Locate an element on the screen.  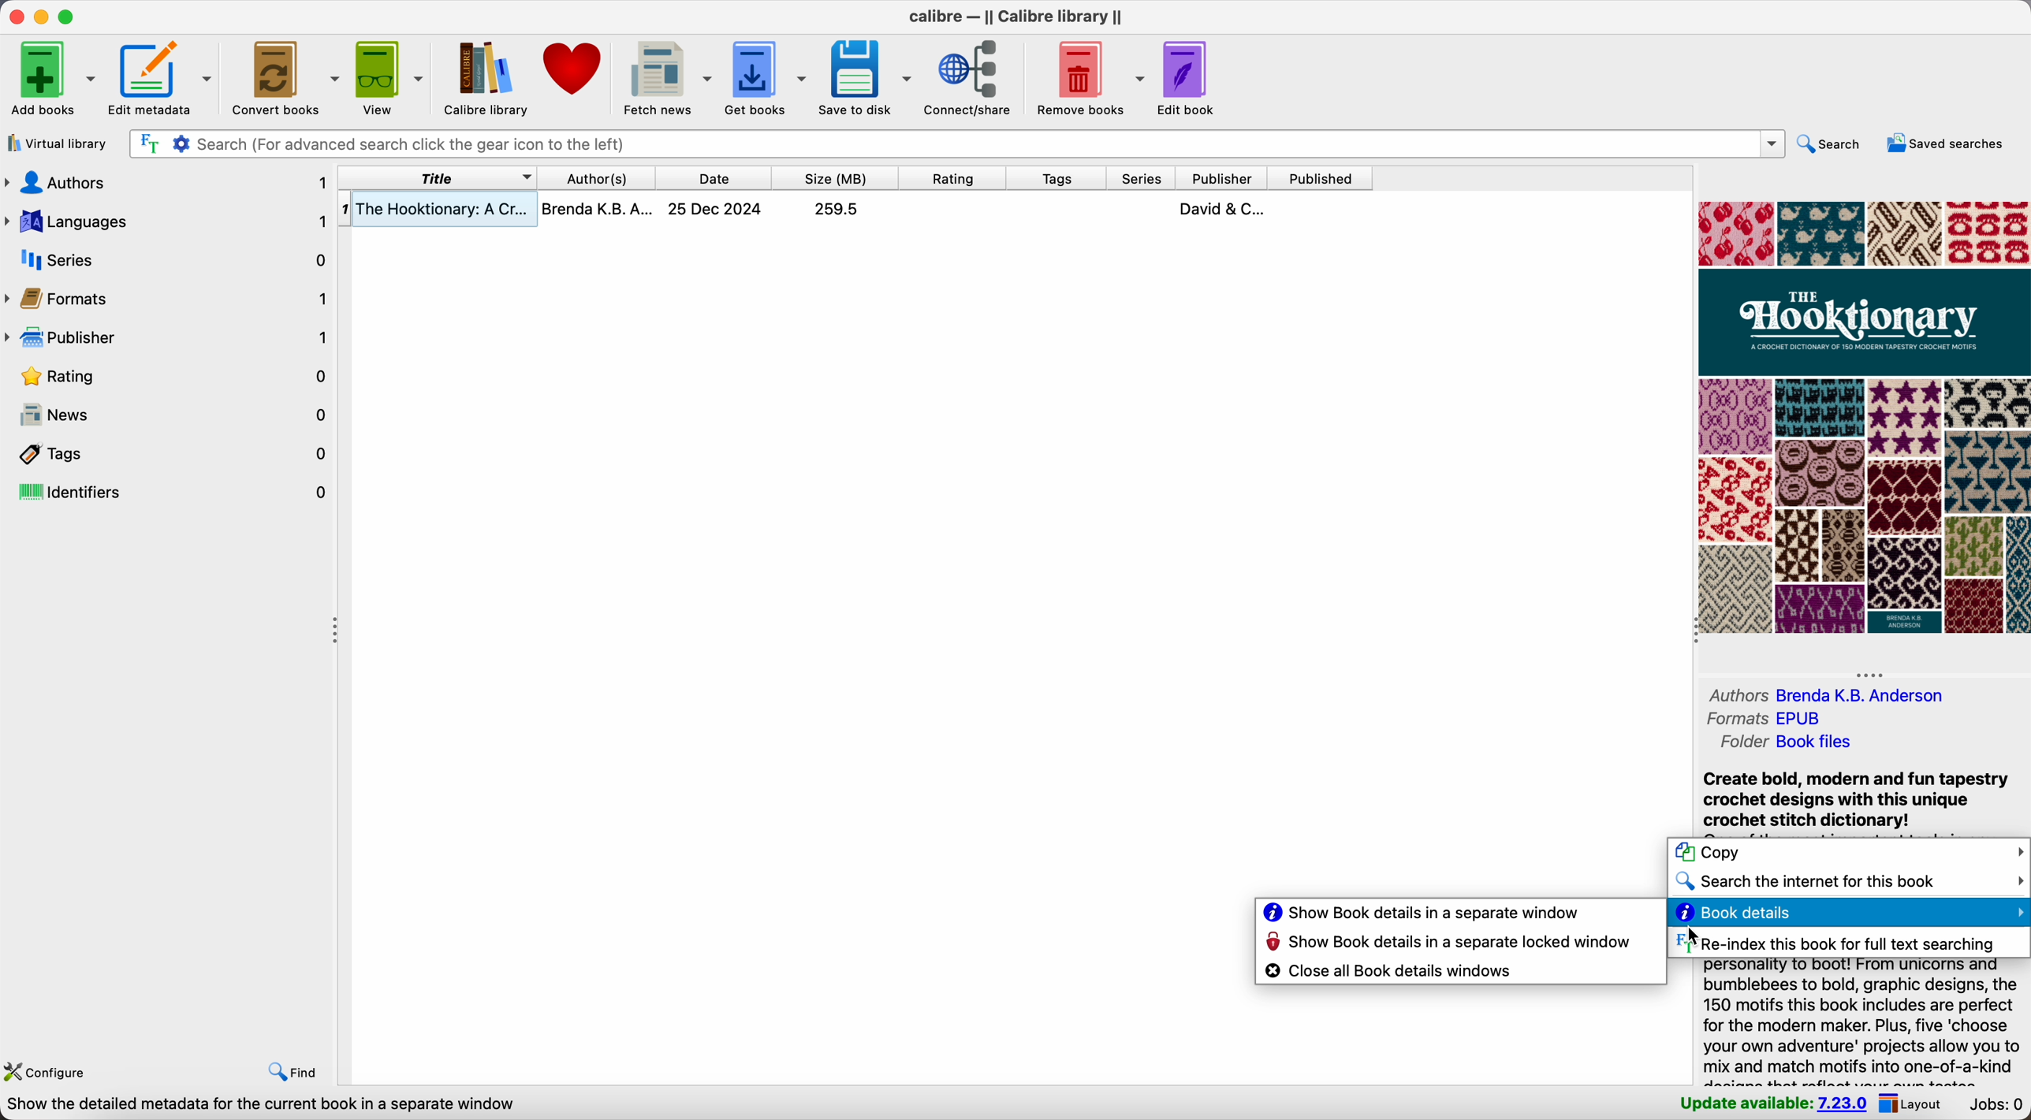
layout is located at coordinates (1917, 1105).